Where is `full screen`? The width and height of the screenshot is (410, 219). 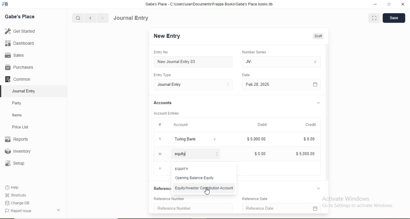 full screen is located at coordinates (389, 4).